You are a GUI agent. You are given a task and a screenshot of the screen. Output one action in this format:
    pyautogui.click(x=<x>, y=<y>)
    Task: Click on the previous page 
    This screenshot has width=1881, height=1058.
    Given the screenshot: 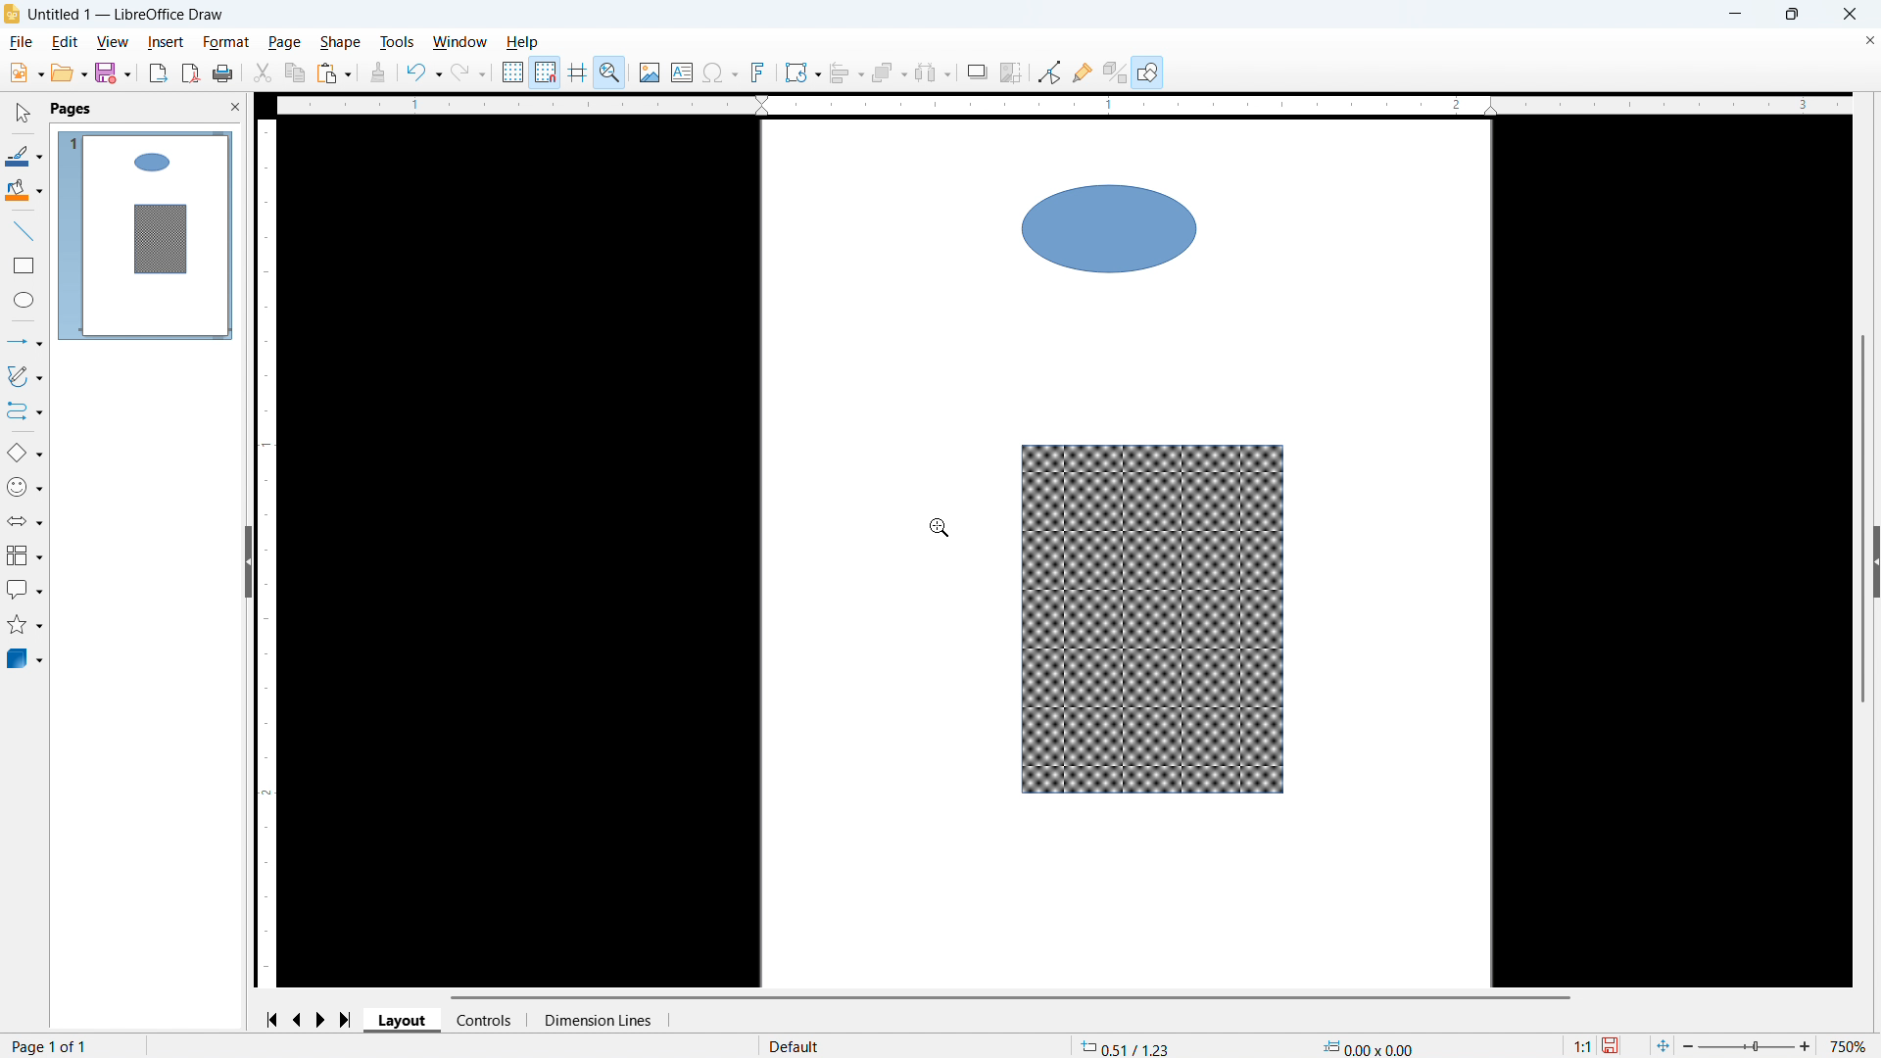 What is the action you would take?
    pyautogui.click(x=300, y=1019)
    